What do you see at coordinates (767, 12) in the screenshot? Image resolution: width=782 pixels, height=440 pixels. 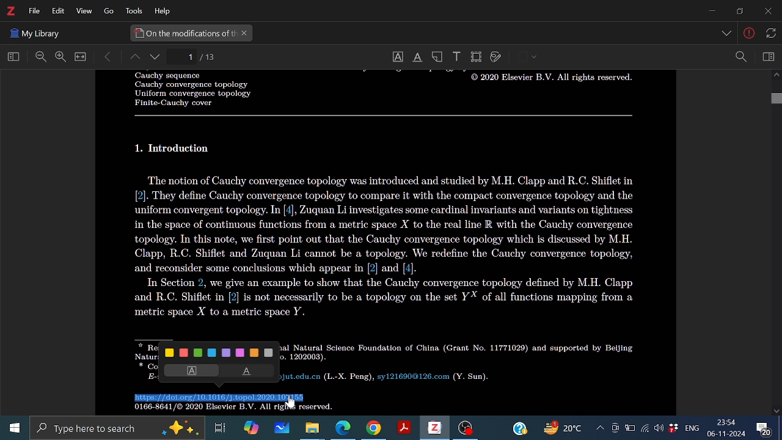 I see `Close` at bounding box center [767, 12].